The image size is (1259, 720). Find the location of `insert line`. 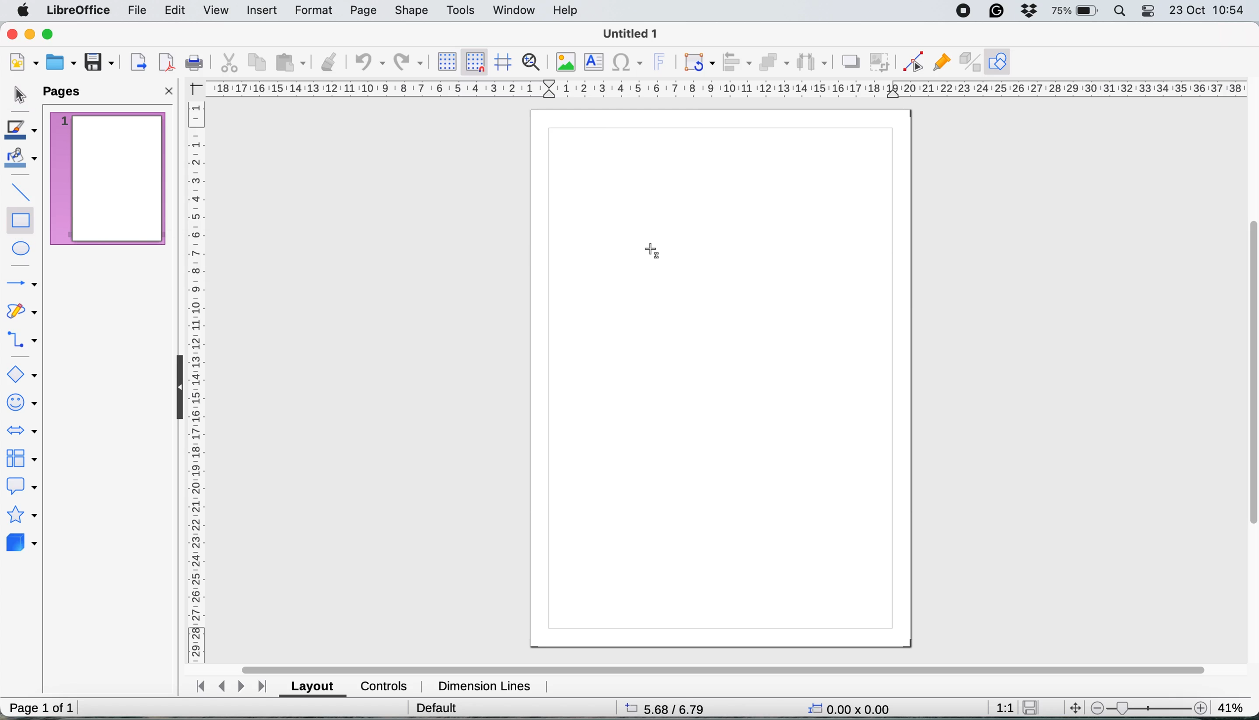

insert line is located at coordinates (18, 190).